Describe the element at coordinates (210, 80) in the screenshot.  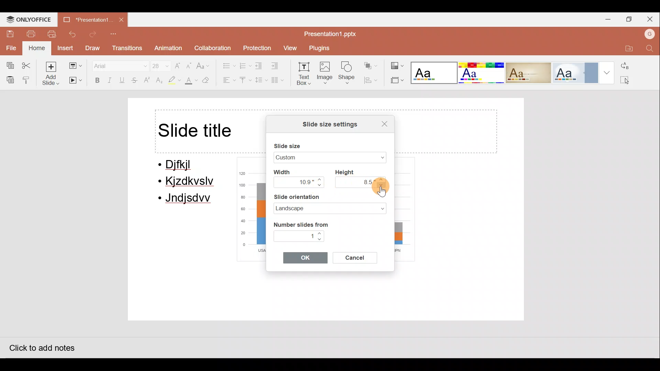
I see `Clear style` at that location.